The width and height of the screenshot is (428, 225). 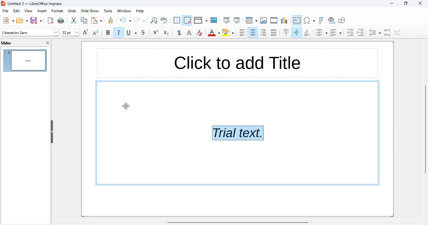 I want to click on save, so click(x=36, y=20).